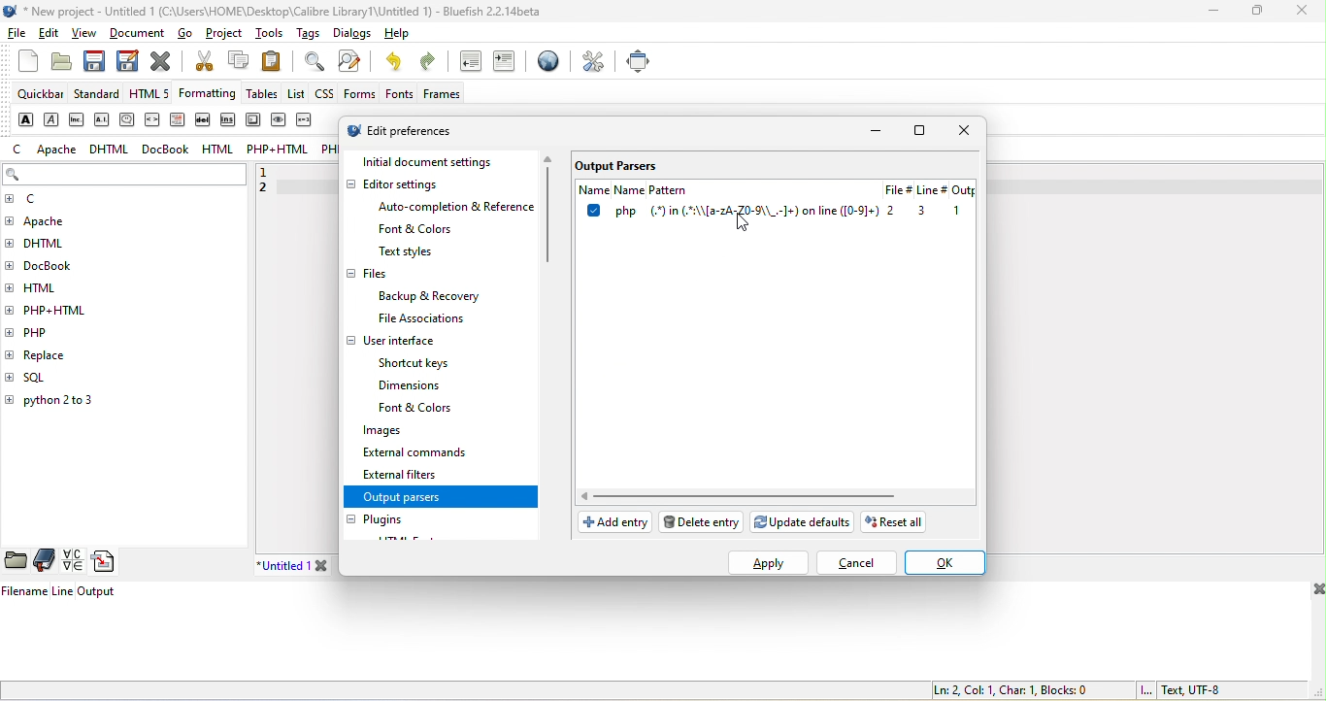  Describe the element at coordinates (94, 61) in the screenshot. I see `save` at that location.